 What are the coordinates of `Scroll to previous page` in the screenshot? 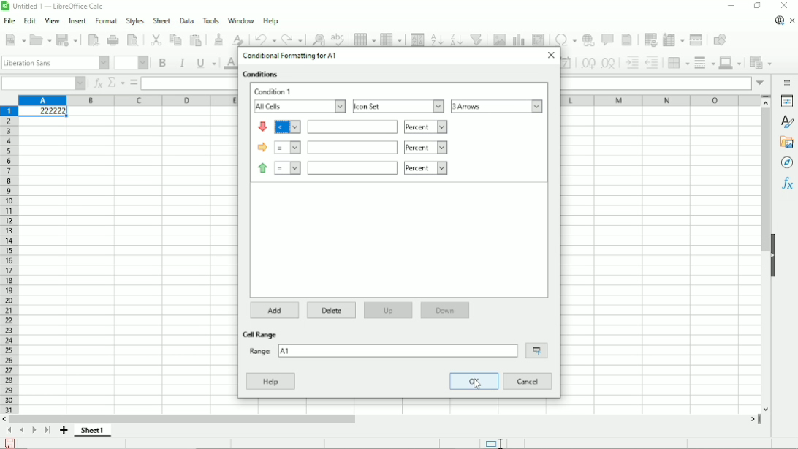 It's located at (22, 430).